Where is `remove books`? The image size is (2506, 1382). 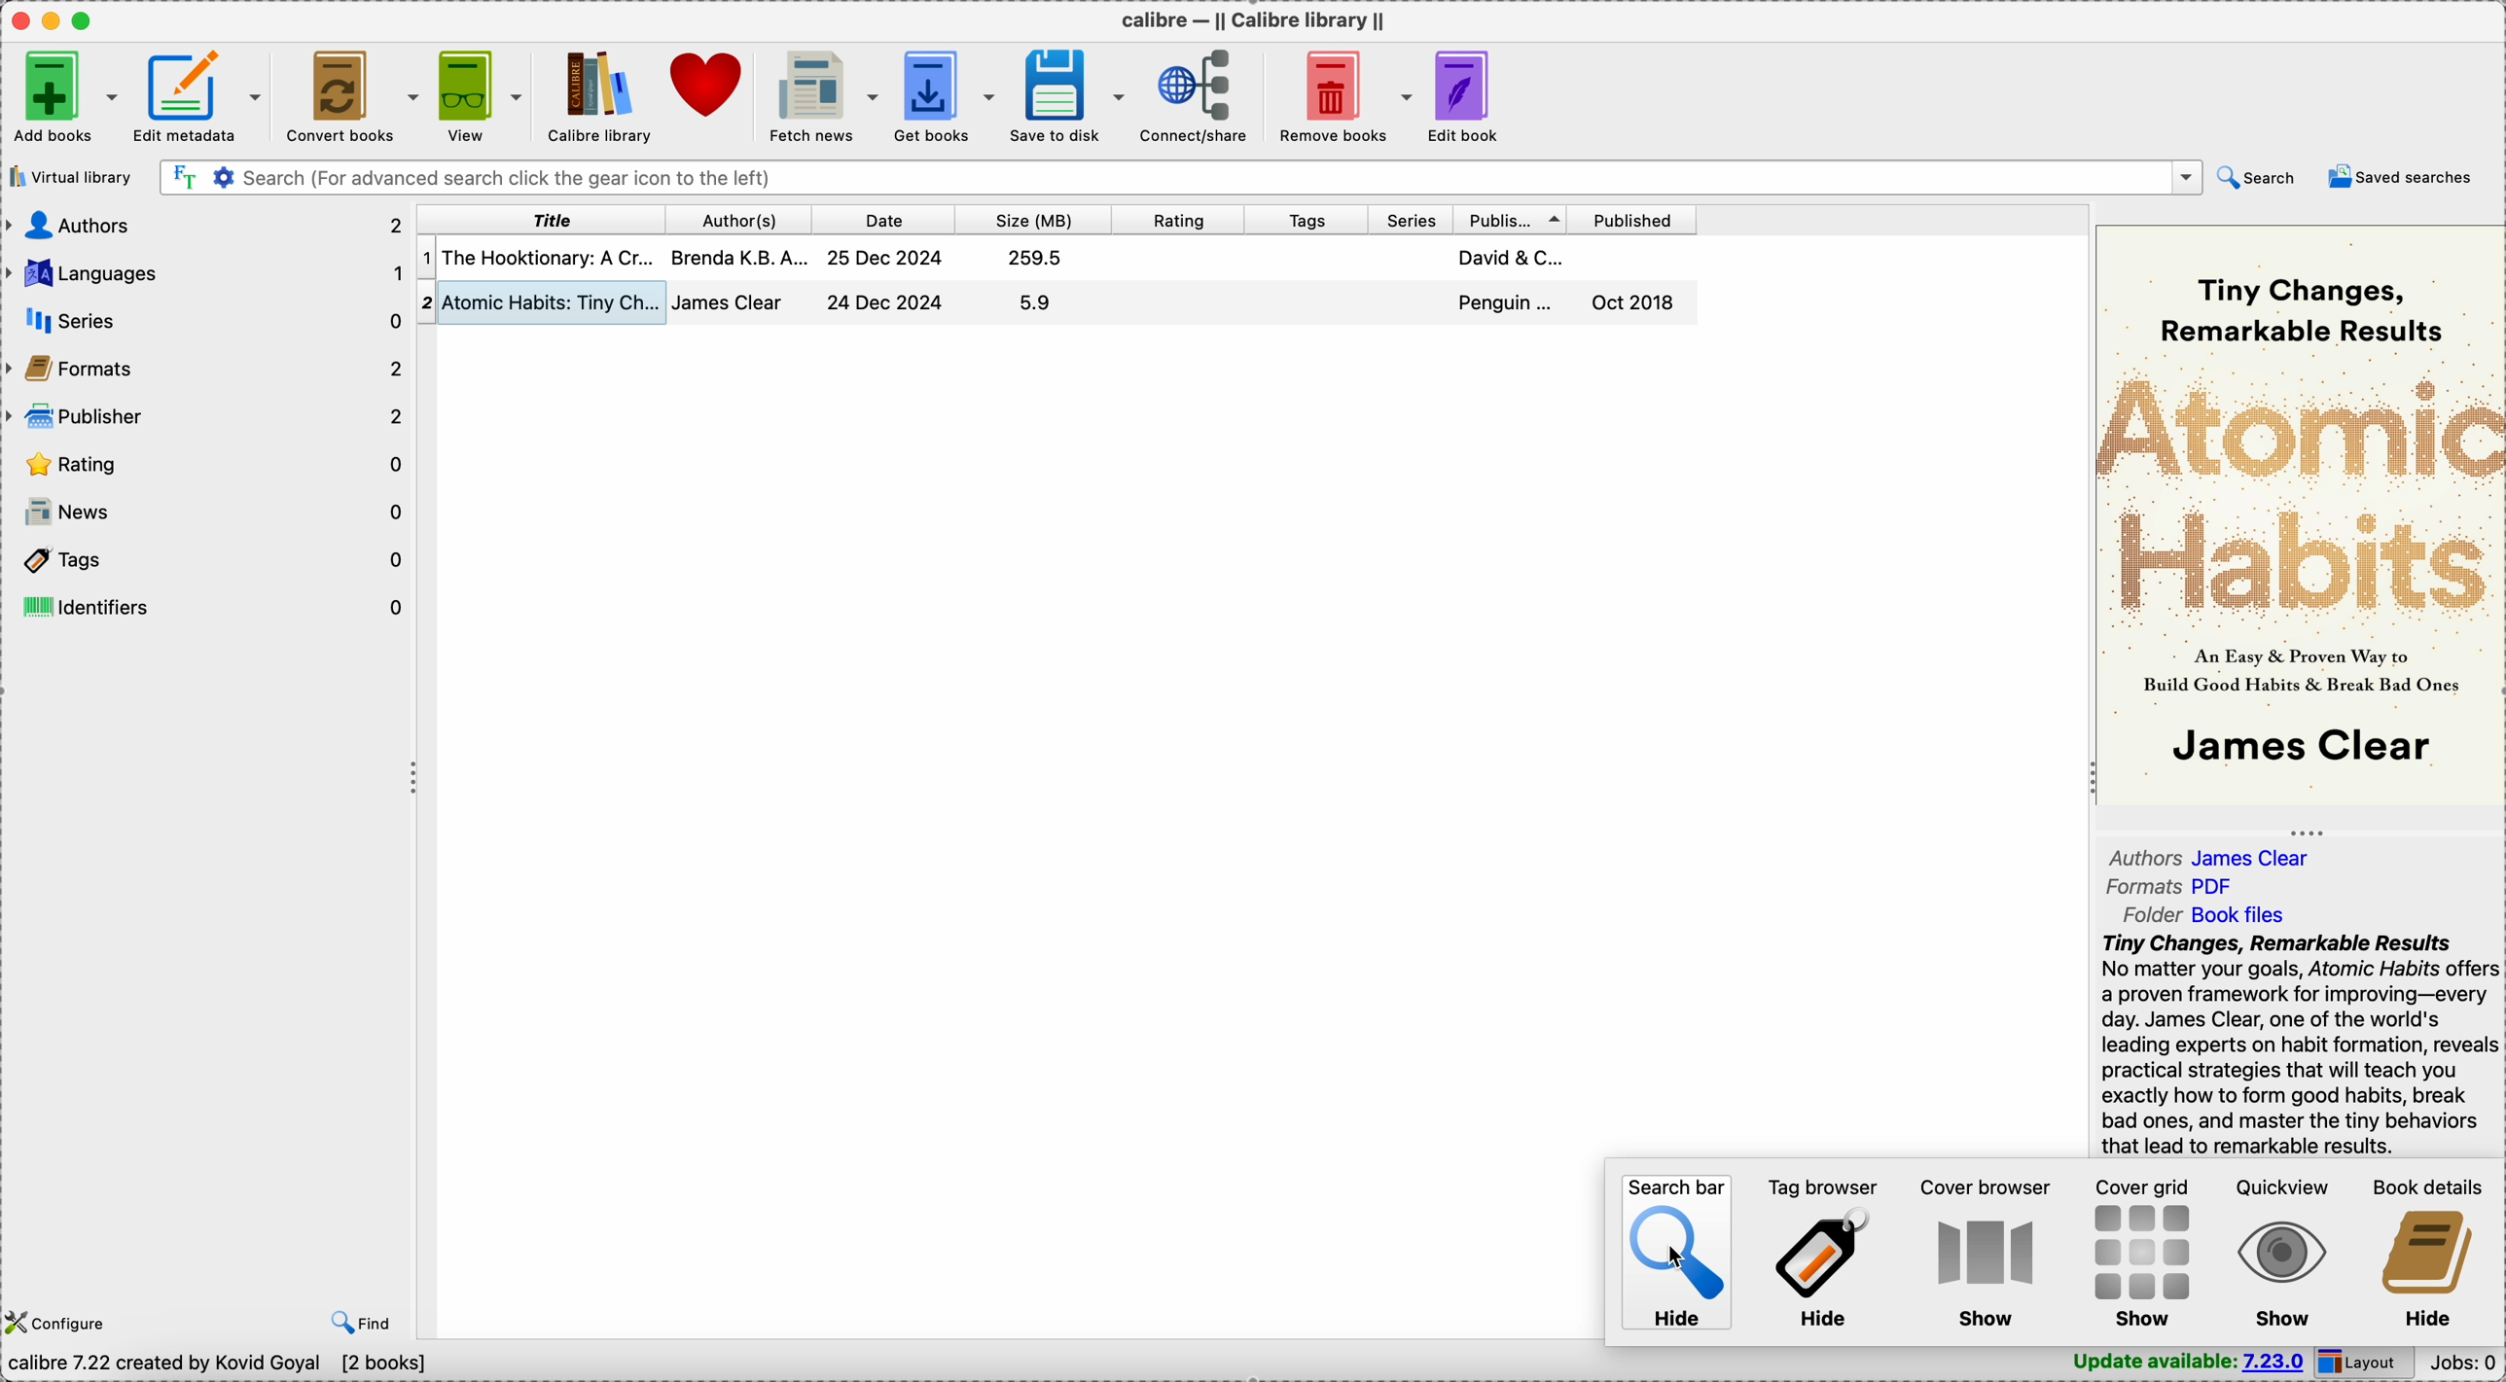 remove books is located at coordinates (1342, 92).